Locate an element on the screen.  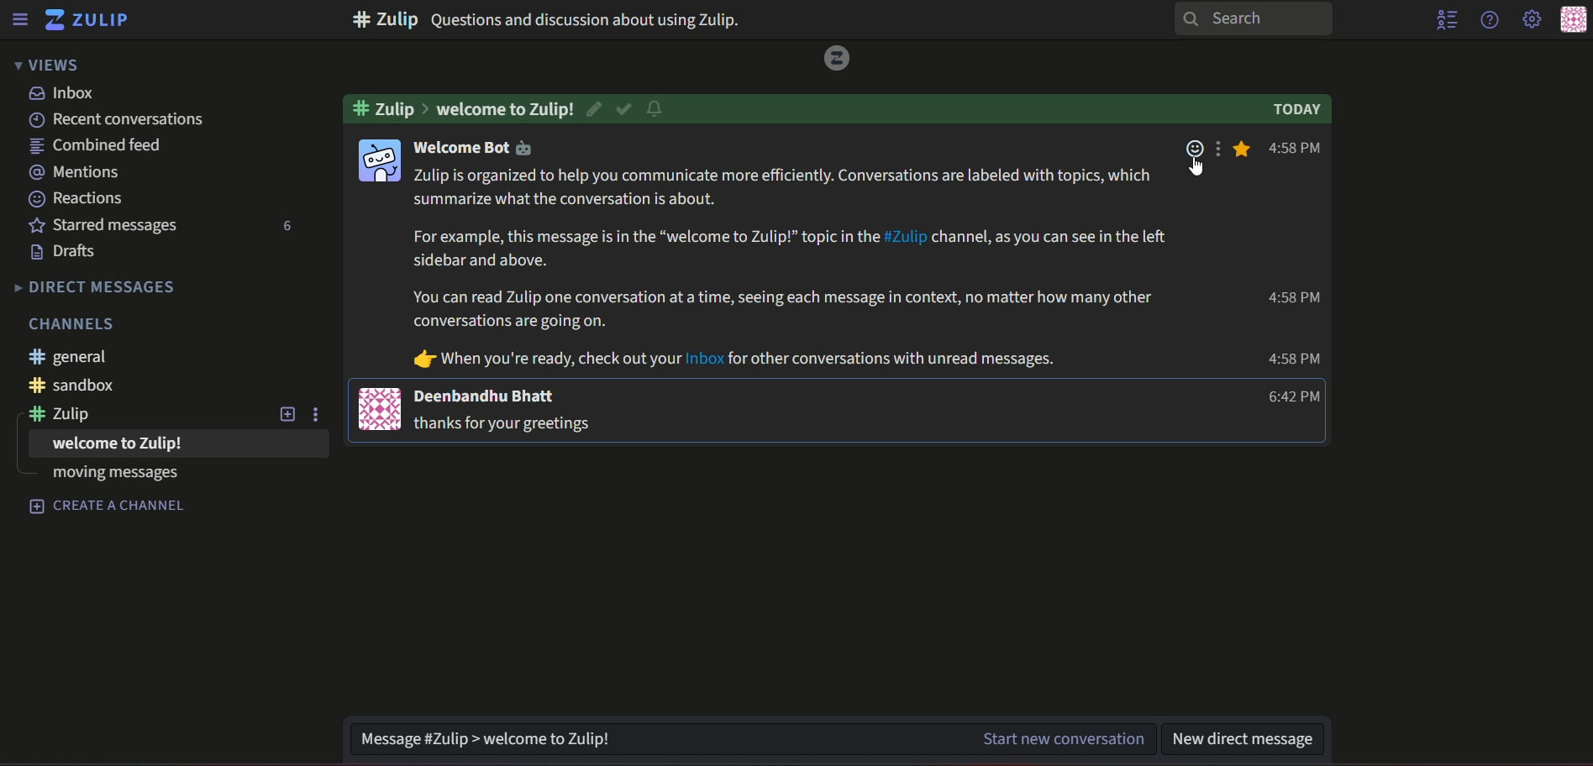
time is located at coordinates (1290, 359).